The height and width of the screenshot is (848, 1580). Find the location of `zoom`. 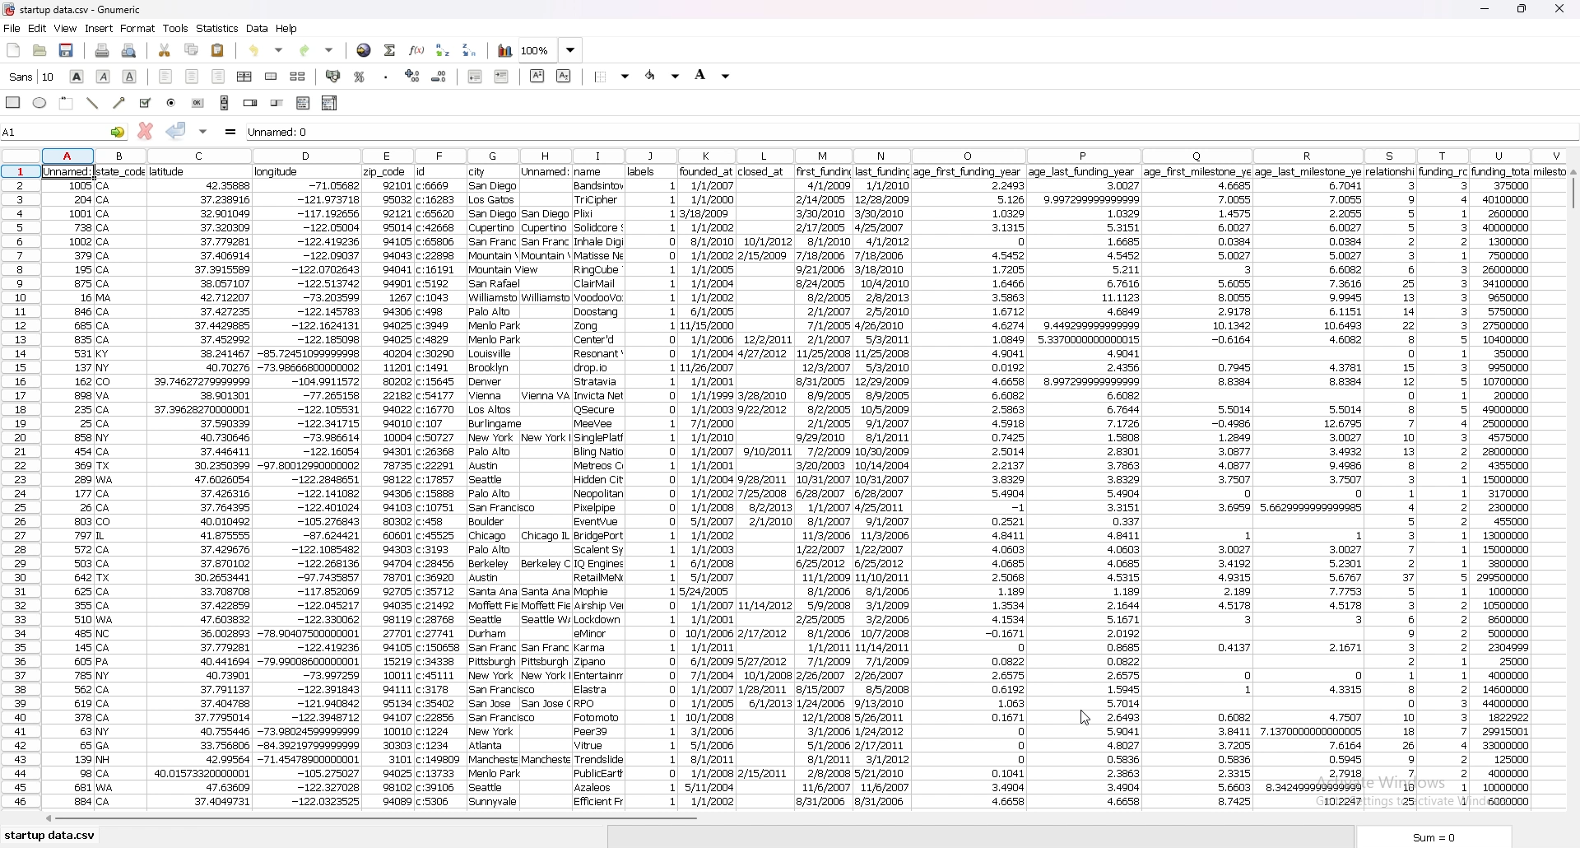

zoom is located at coordinates (552, 51).